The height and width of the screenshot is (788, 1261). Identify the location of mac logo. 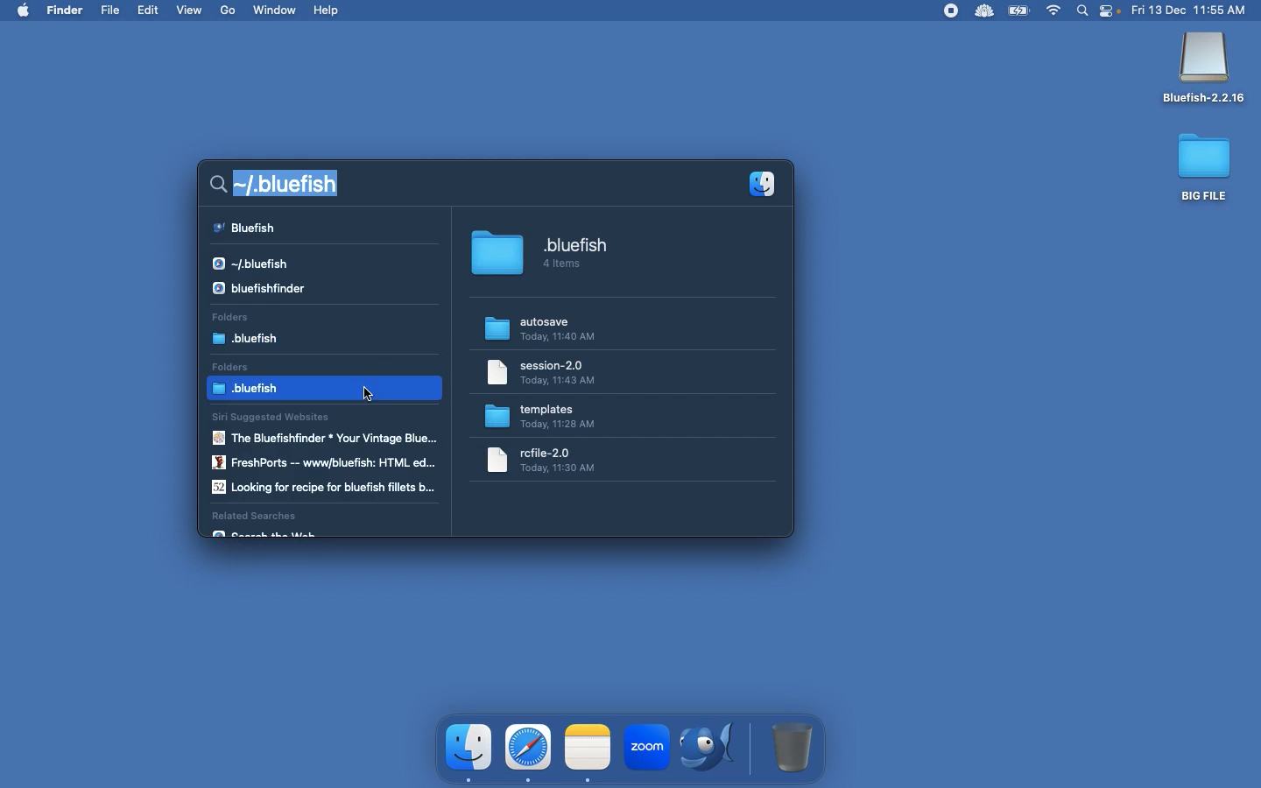
(23, 9).